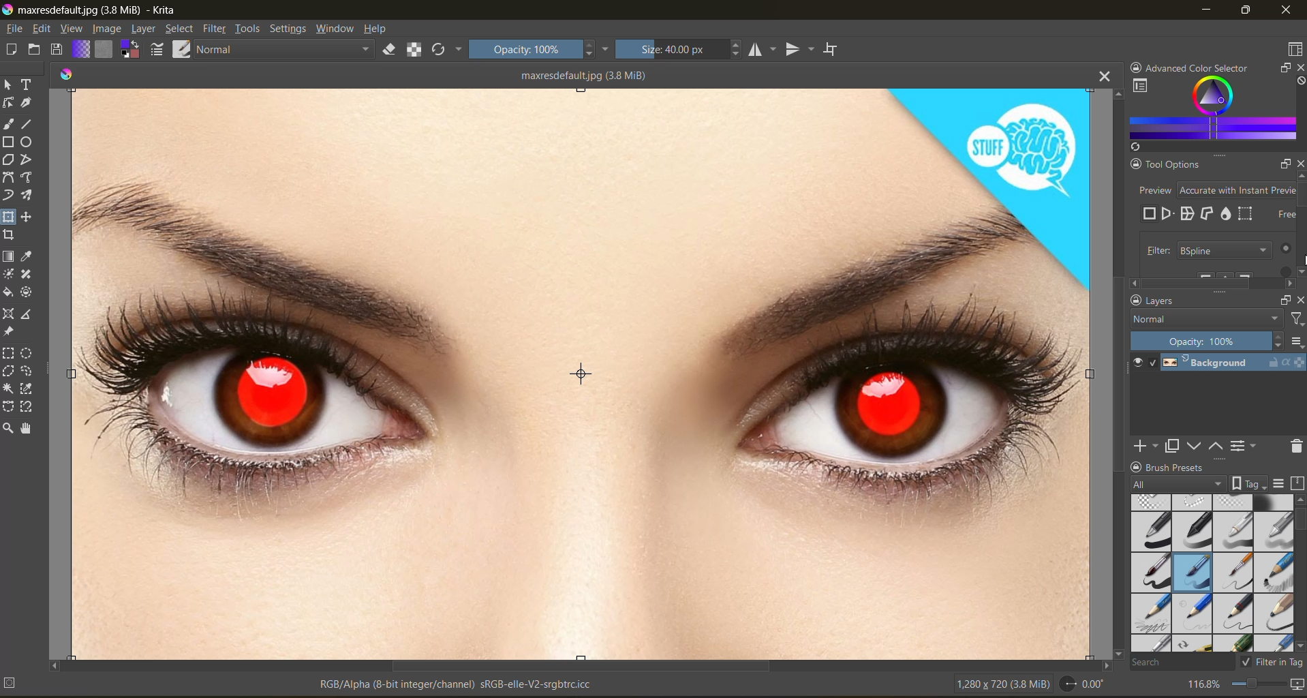 Image resolution: width=1307 pixels, height=698 pixels. I want to click on Advanced color selector, so click(1205, 65).